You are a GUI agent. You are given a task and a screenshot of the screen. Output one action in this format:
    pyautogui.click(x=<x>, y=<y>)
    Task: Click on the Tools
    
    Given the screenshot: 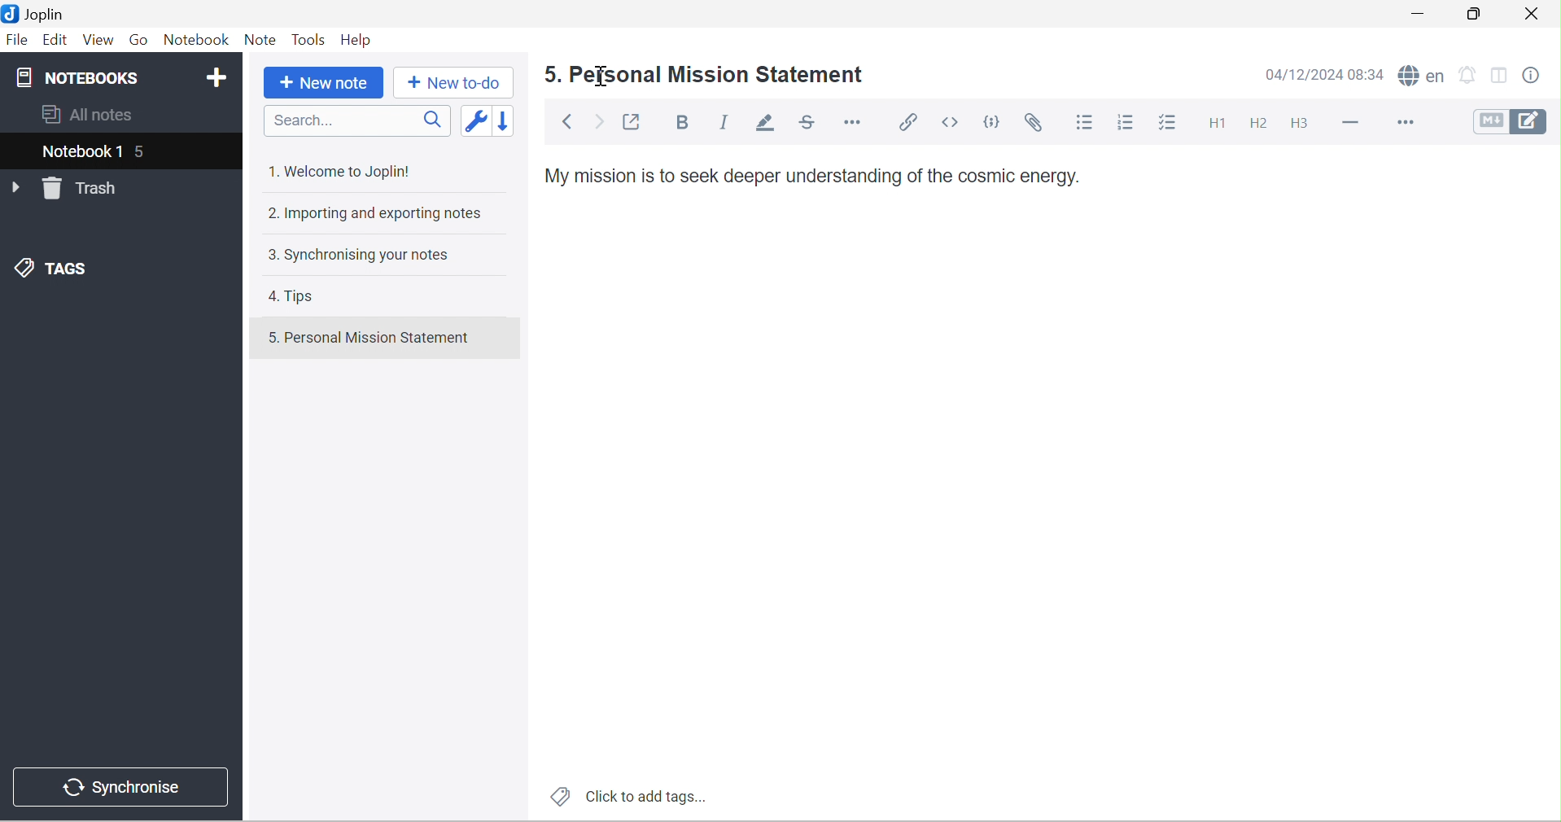 What is the action you would take?
    pyautogui.click(x=310, y=39)
    